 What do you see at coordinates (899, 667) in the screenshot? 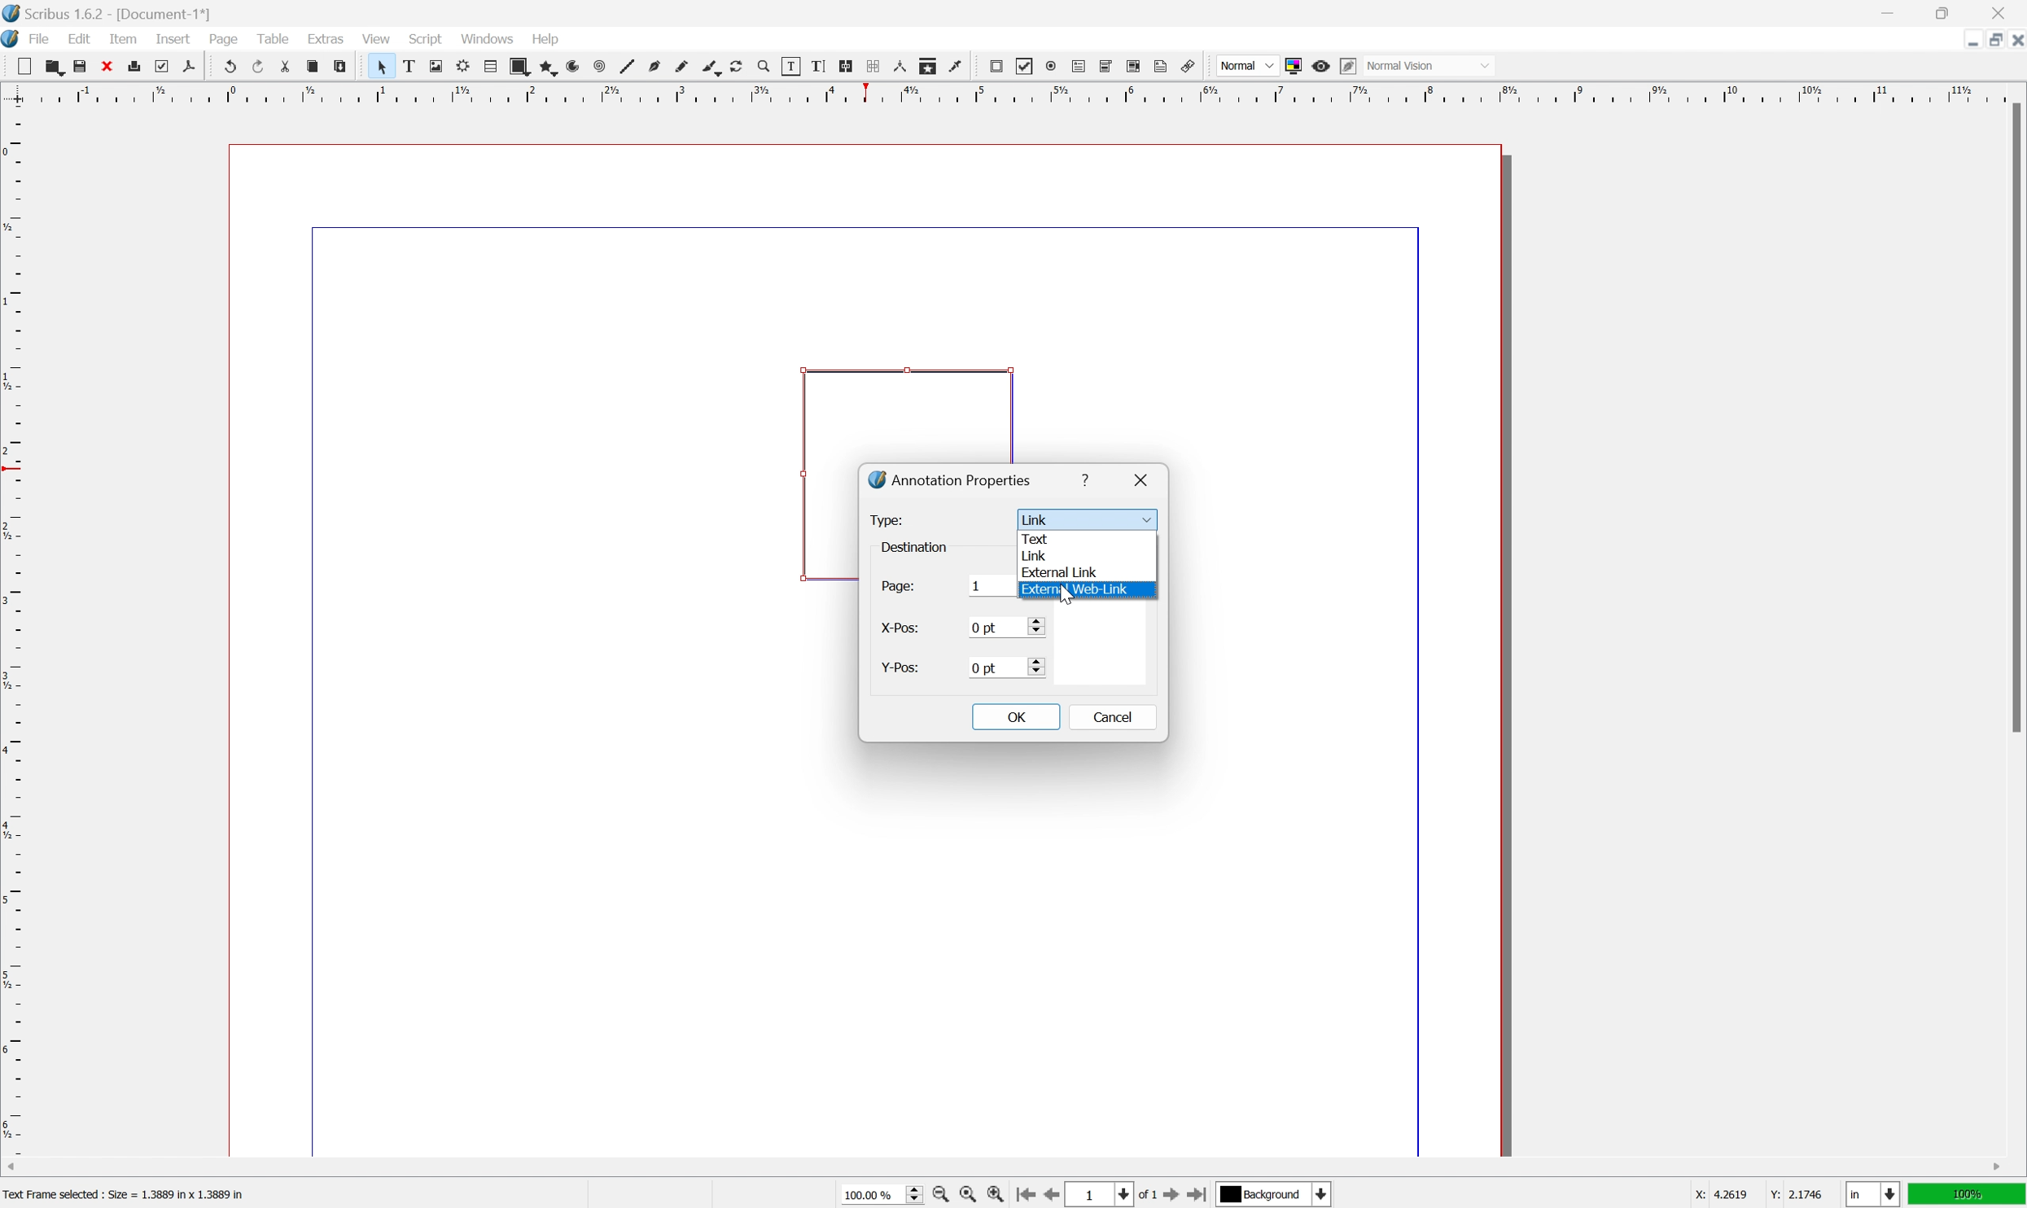
I see `Y-pos:` at bounding box center [899, 667].